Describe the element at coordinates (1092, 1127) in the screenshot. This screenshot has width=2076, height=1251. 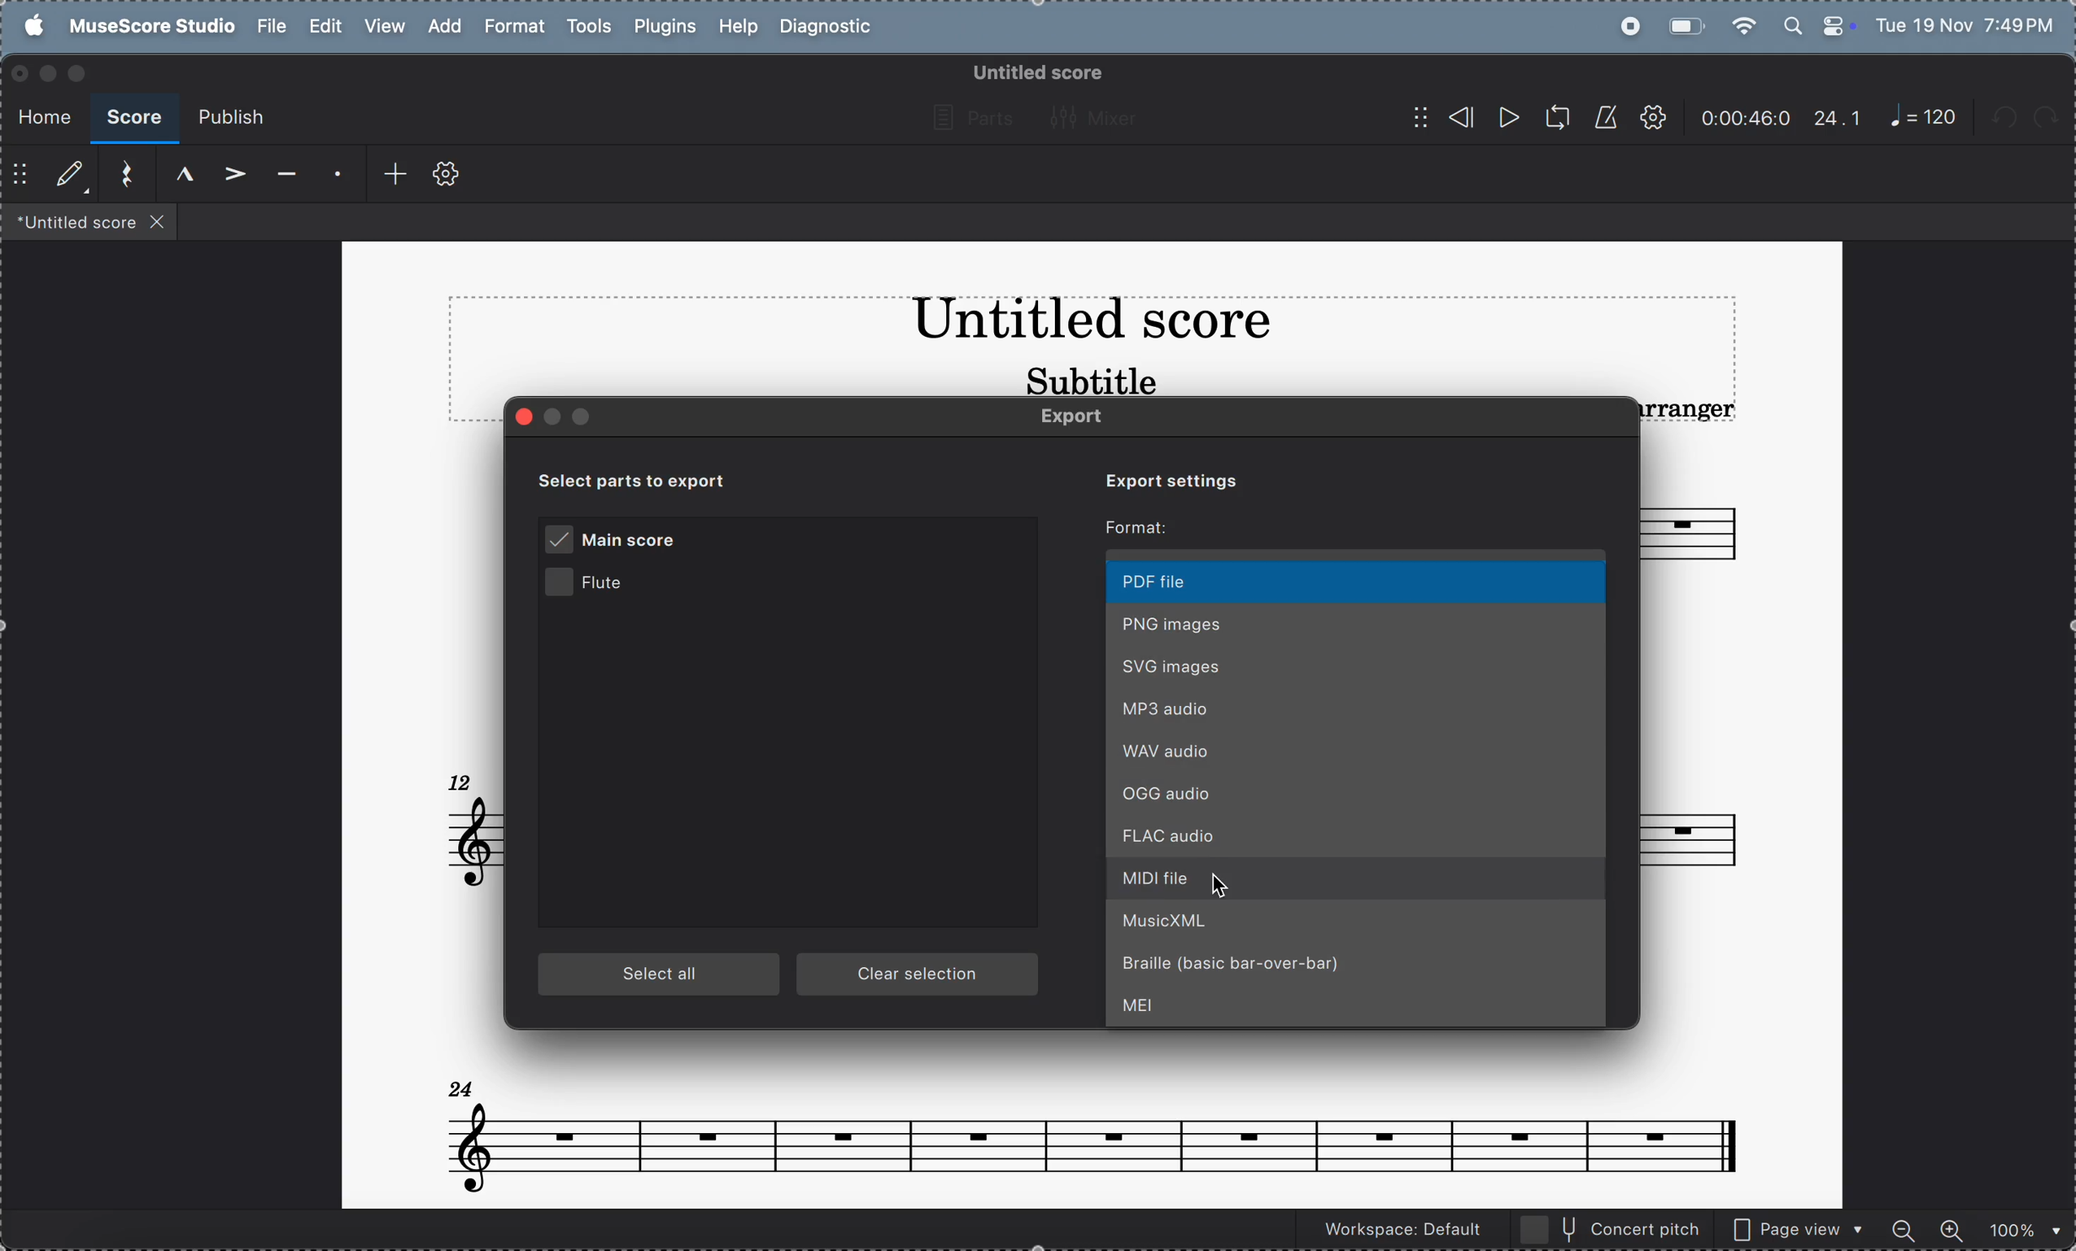
I see `notes` at that location.